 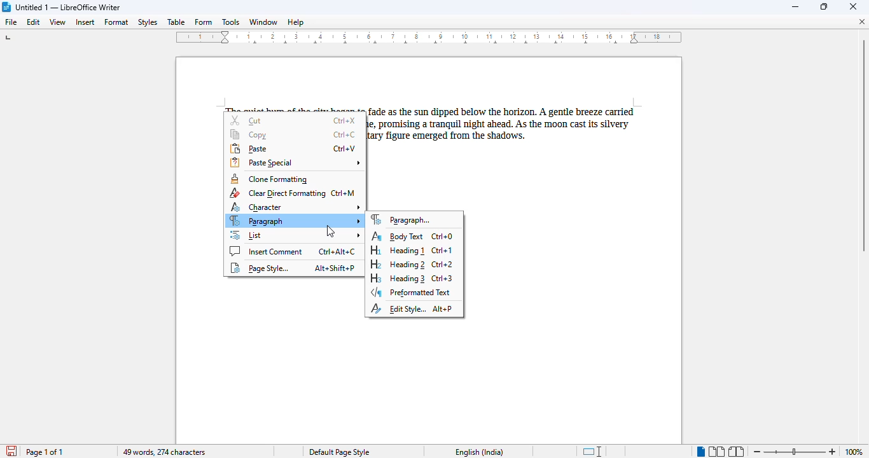 What do you see at coordinates (293, 134) in the screenshot?
I see `copy` at bounding box center [293, 134].